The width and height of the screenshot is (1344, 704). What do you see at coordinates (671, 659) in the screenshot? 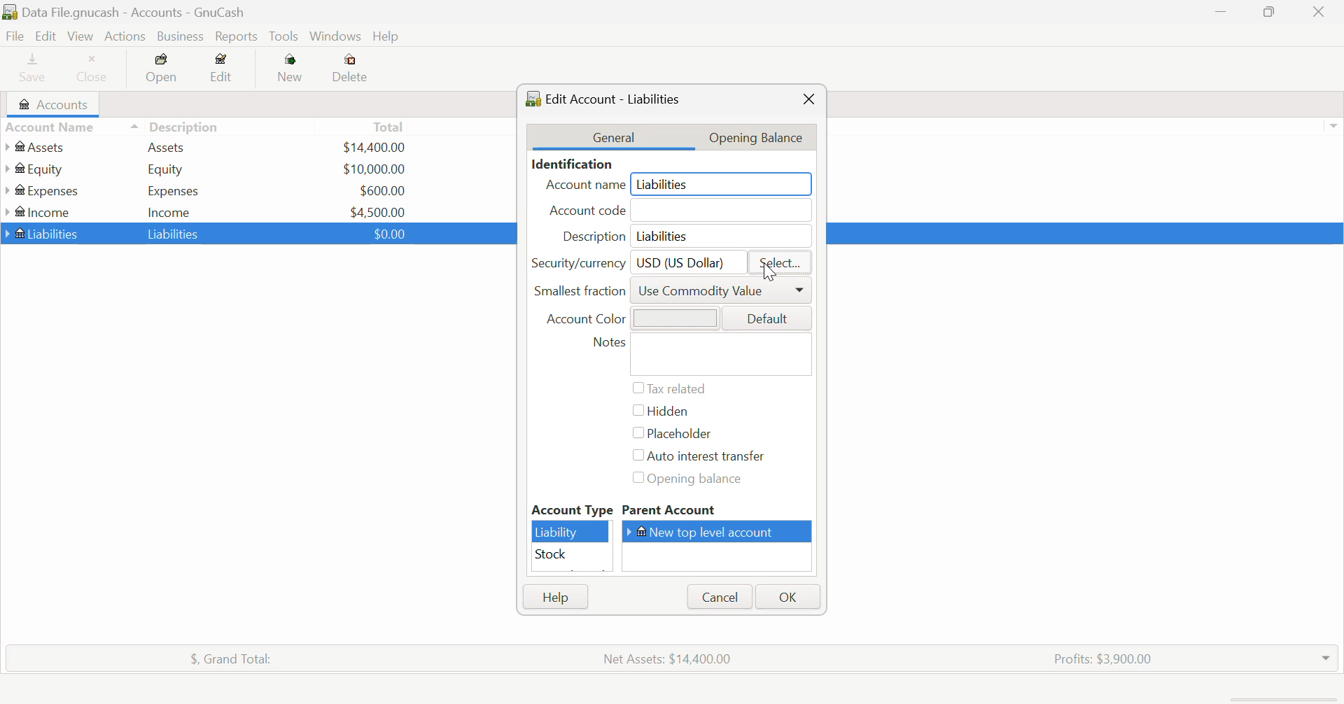
I see `Net Assets` at bounding box center [671, 659].